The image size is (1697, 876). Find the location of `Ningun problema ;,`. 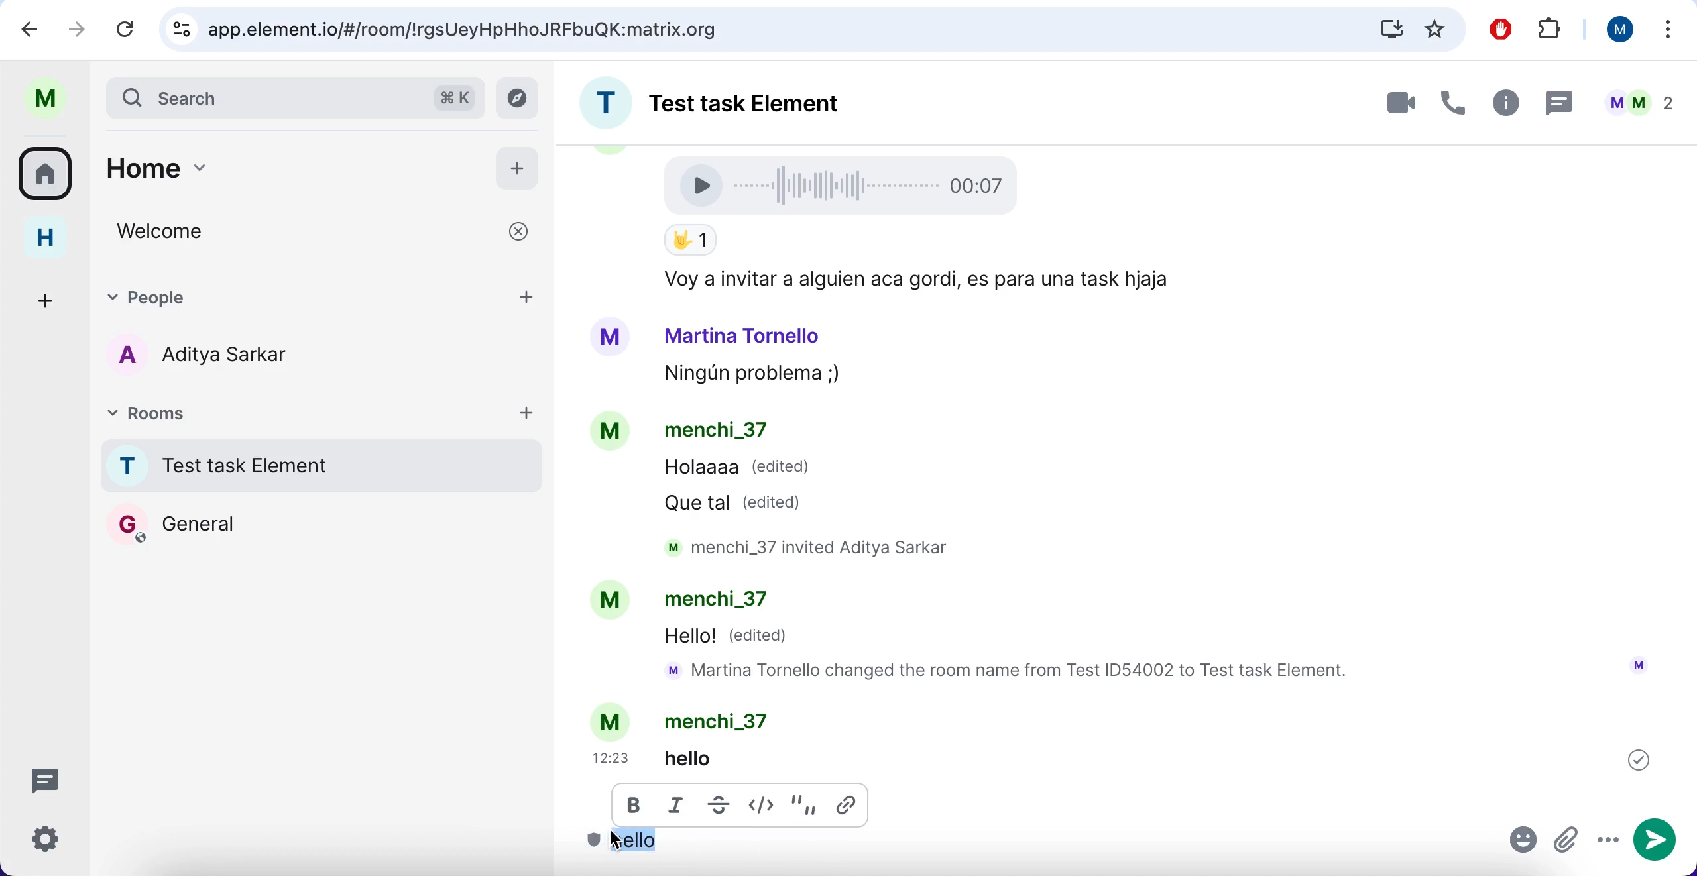

Ningun problema ;, is located at coordinates (745, 376).